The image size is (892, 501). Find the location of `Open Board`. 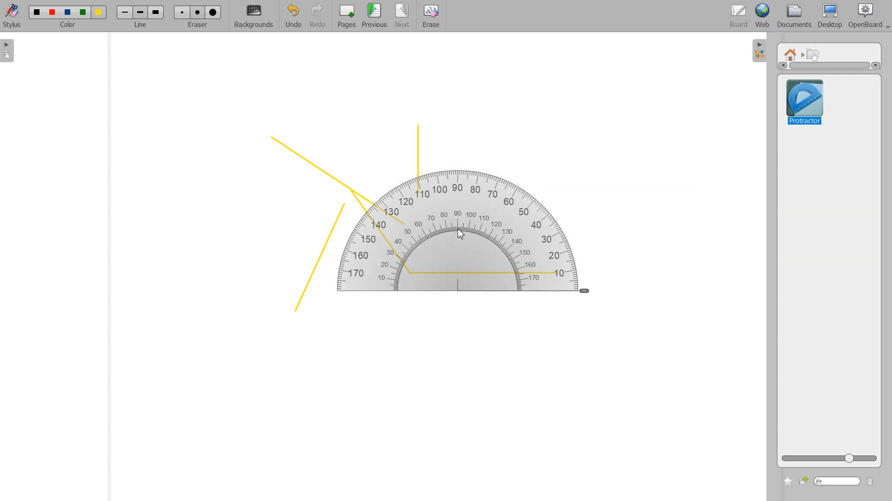

Open Board is located at coordinates (869, 16).